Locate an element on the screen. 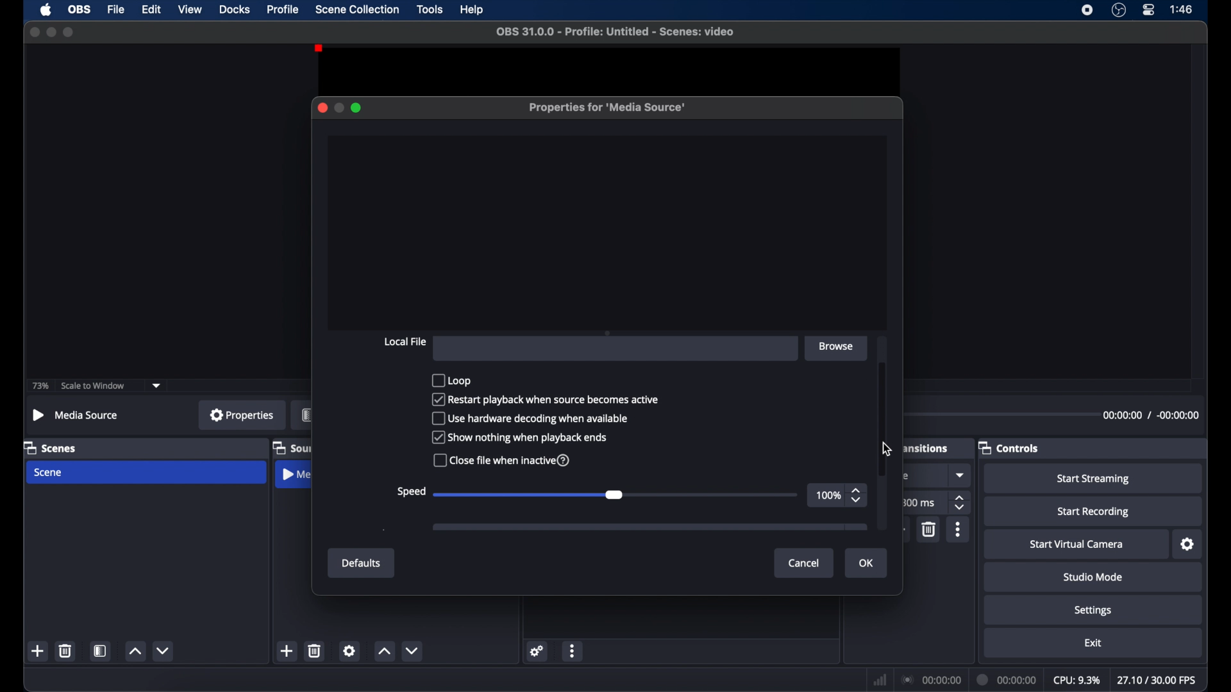  dropdown is located at coordinates (156, 386).